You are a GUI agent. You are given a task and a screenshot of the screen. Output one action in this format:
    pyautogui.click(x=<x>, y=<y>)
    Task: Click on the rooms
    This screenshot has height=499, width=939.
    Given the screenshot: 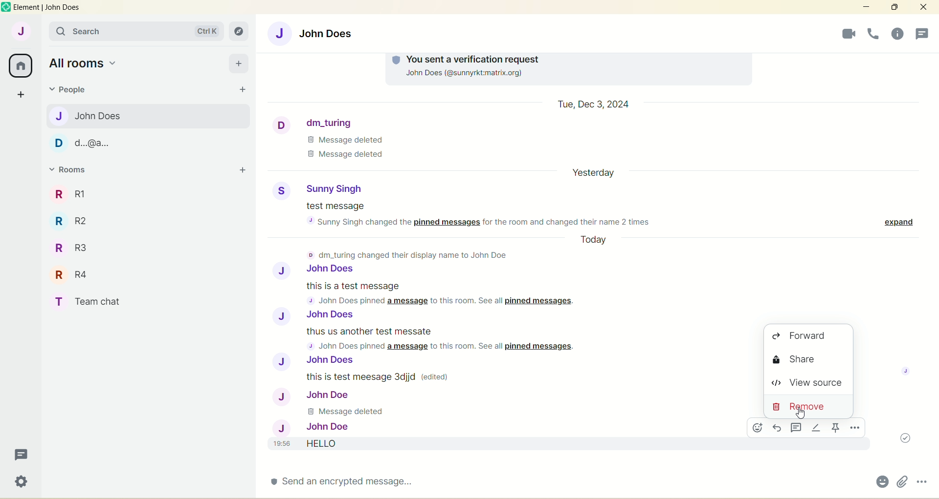 What is the action you would take?
    pyautogui.click(x=71, y=170)
    